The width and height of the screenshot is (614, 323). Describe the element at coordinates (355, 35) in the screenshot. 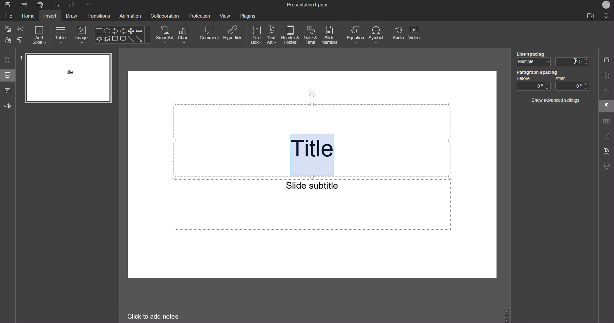

I see `Equation` at that location.